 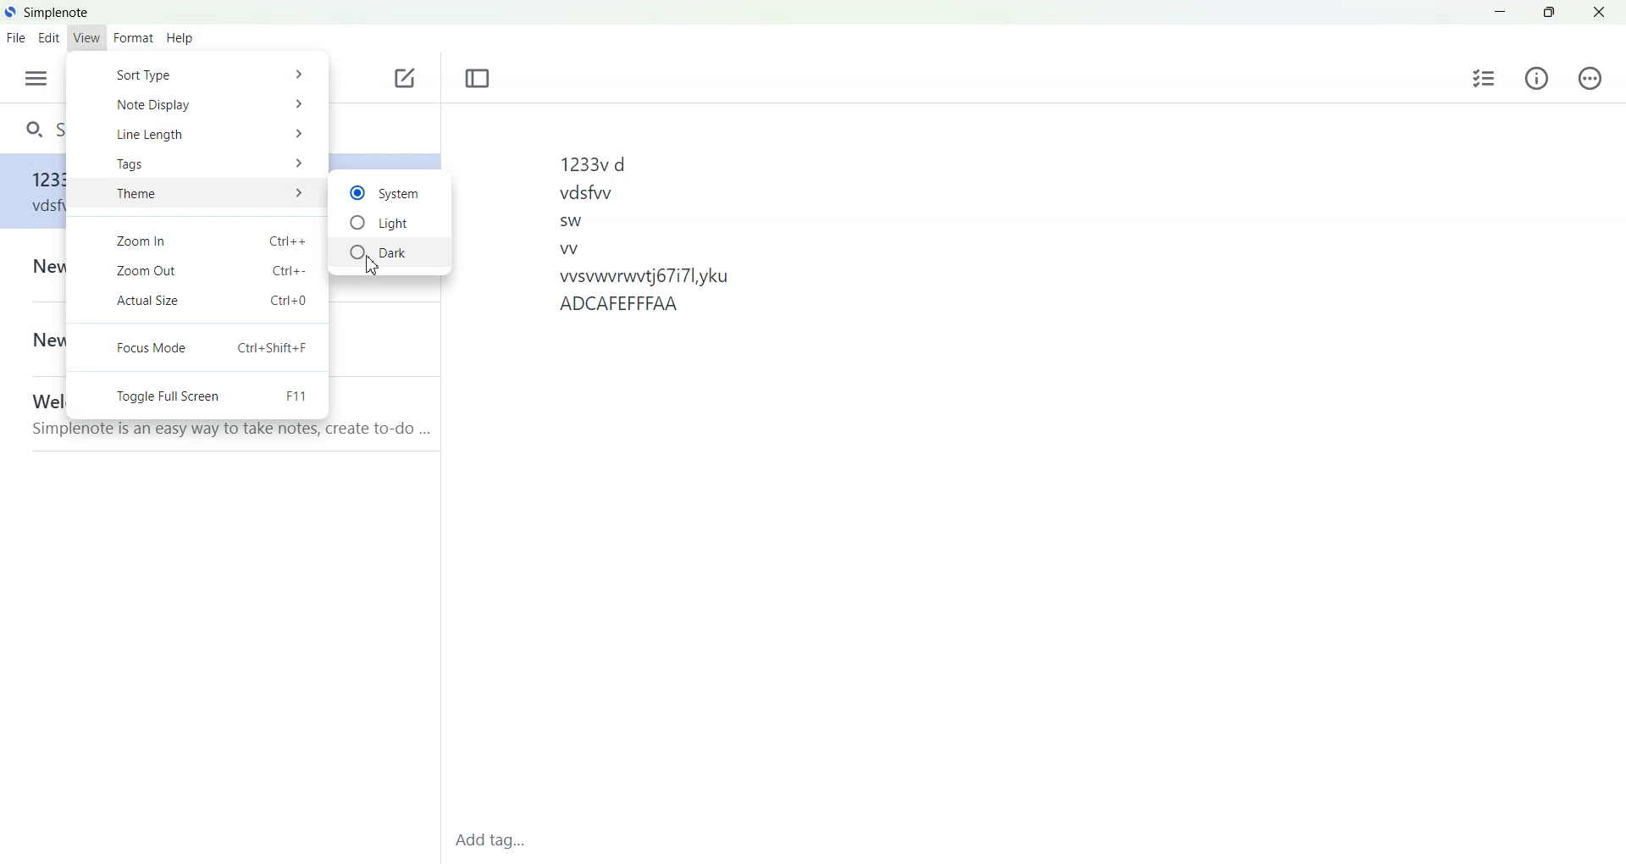 What do you see at coordinates (644, 231) in the screenshot?
I see `1233vd

vdsfwwy

sw

w
vsvwvrwvtj67i7lyku
ADCAFEFFFAA` at bounding box center [644, 231].